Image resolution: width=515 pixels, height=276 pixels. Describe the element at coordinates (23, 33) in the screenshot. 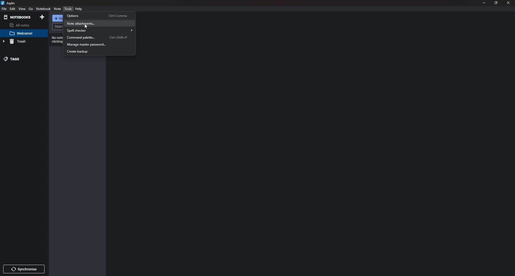

I see `note` at that location.